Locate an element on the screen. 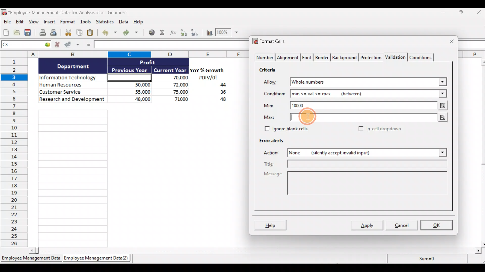 The image size is (485, 272). Actions drop down is located at coordinates (441, 153).